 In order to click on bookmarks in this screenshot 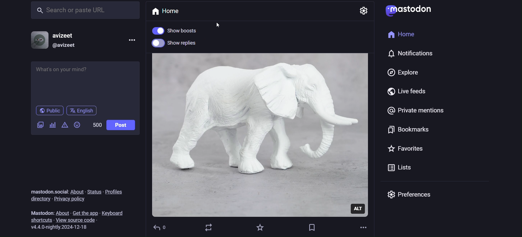, I will do `click(406, 131)`.